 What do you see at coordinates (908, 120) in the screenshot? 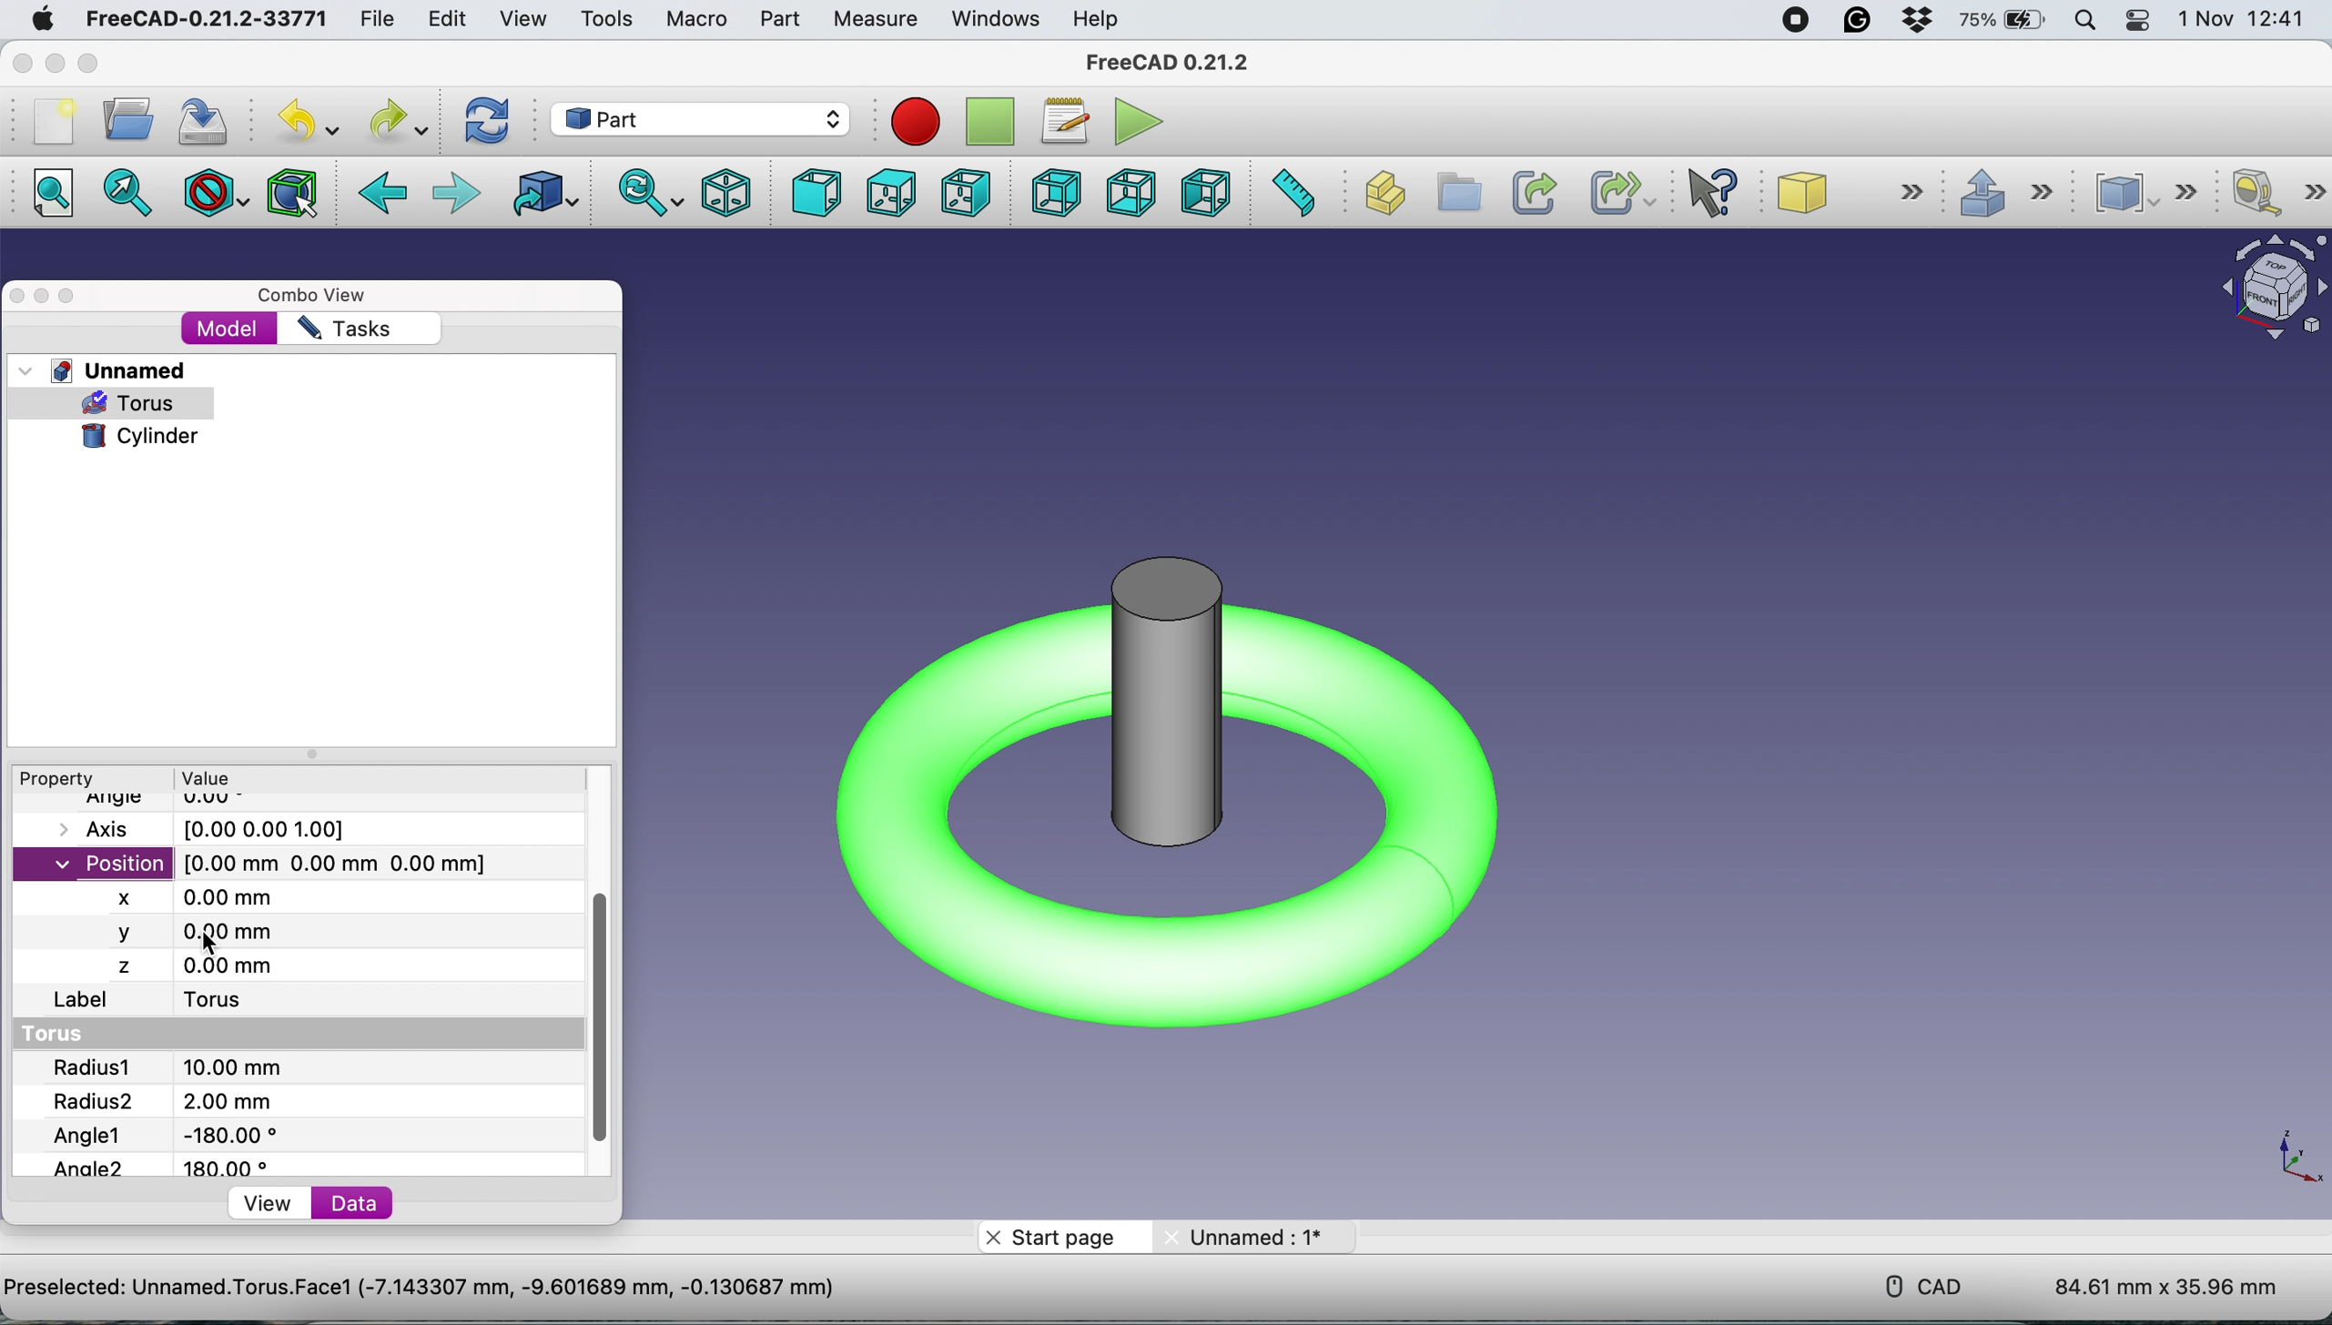
I see `recroding macros` at bounding box center [908, 120].